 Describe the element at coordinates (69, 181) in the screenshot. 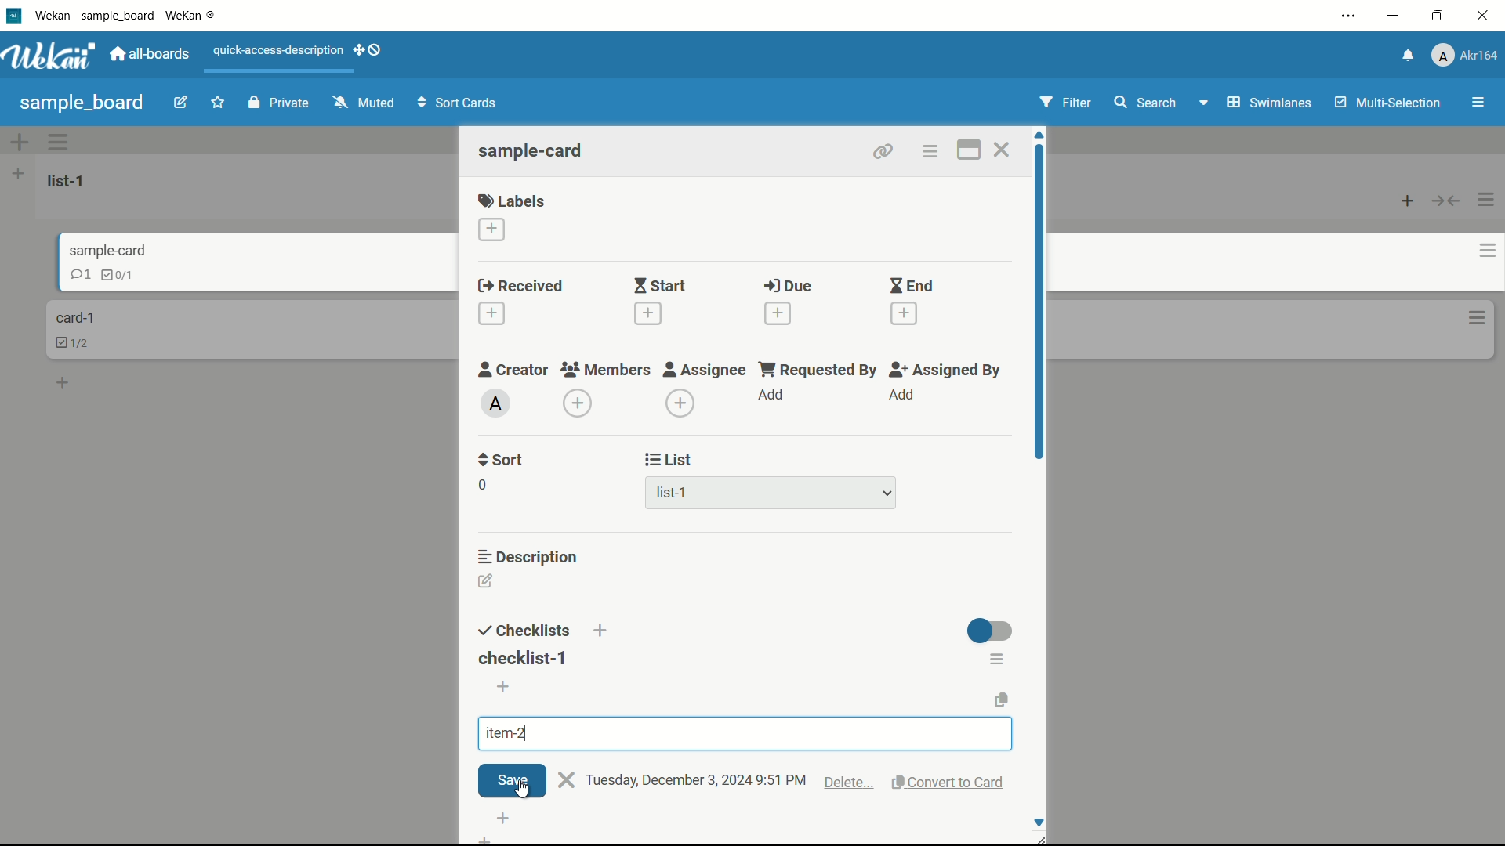

I see `list name` at that location.